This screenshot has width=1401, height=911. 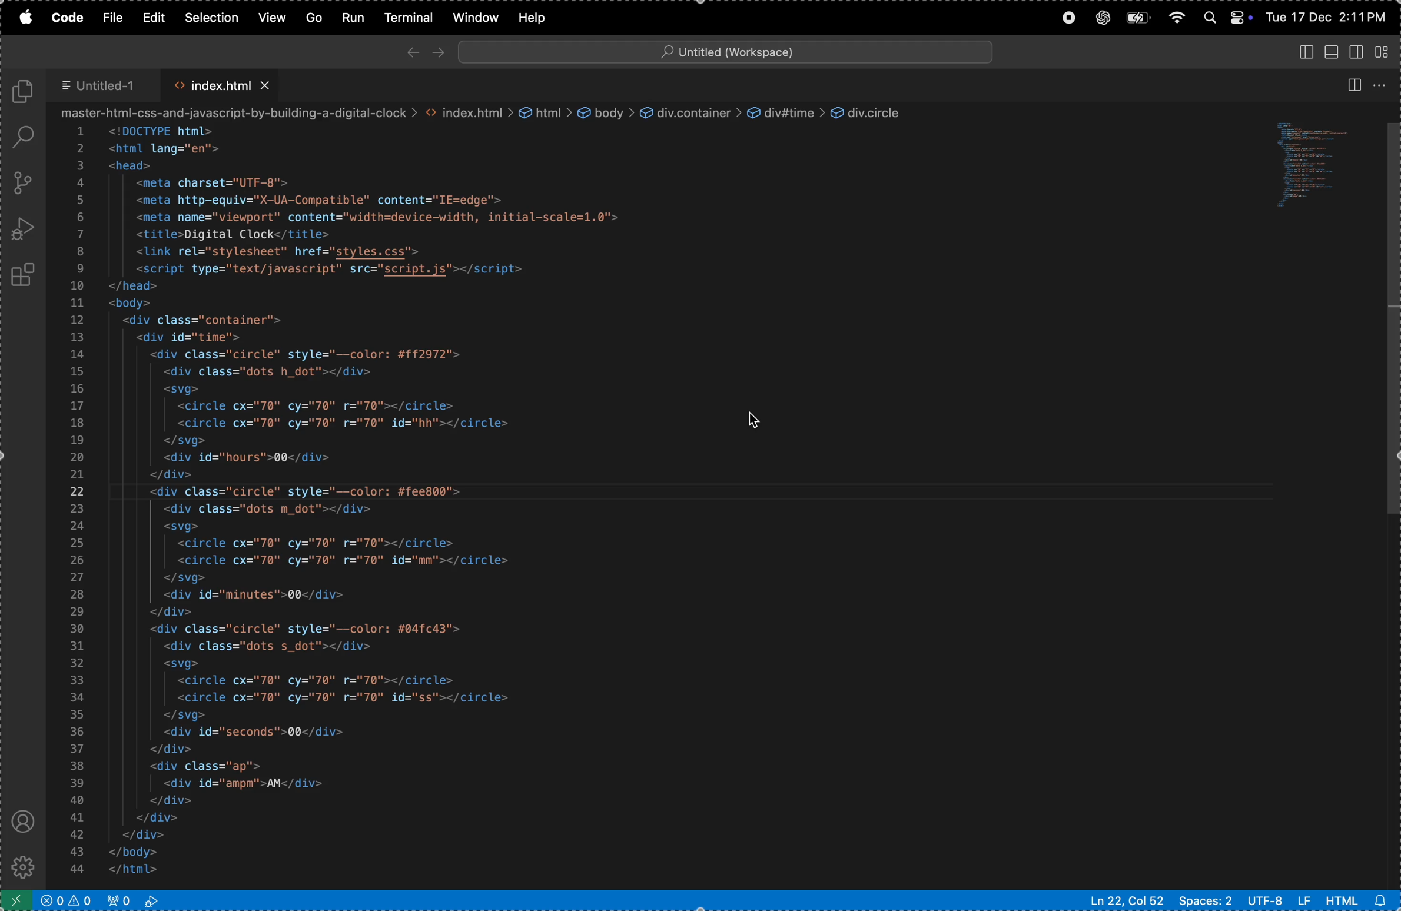 I want to click on customize layout, so click(x=1383, y=53).